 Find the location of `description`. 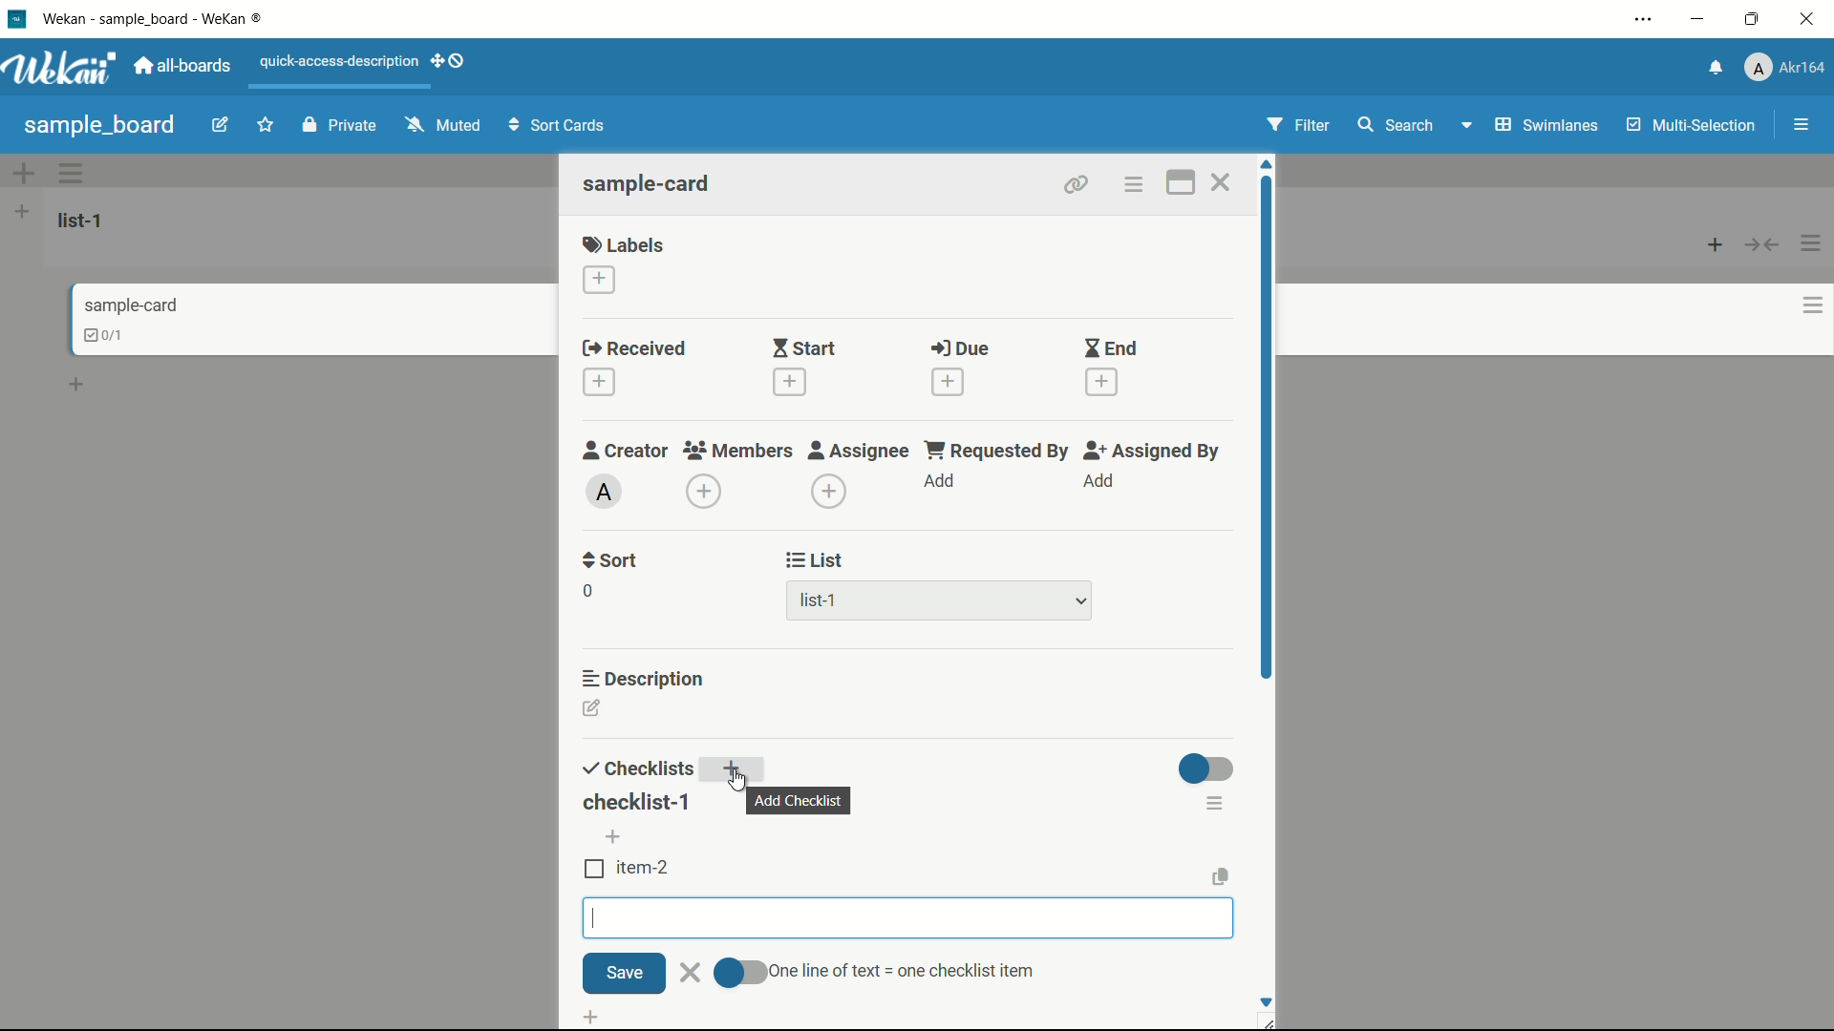

description is located at coordinates (645, 677).